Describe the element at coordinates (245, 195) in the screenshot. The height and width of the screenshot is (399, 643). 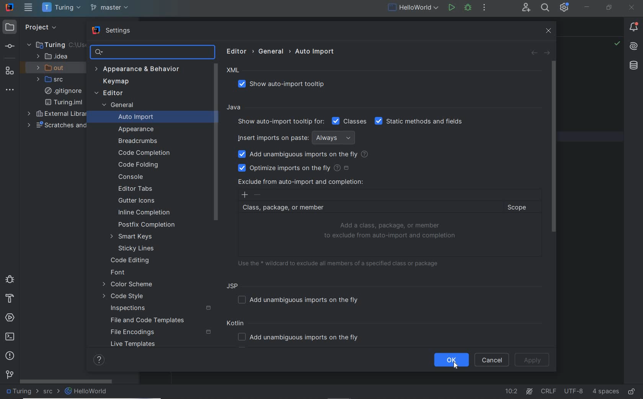
I see `ADD` at that location.